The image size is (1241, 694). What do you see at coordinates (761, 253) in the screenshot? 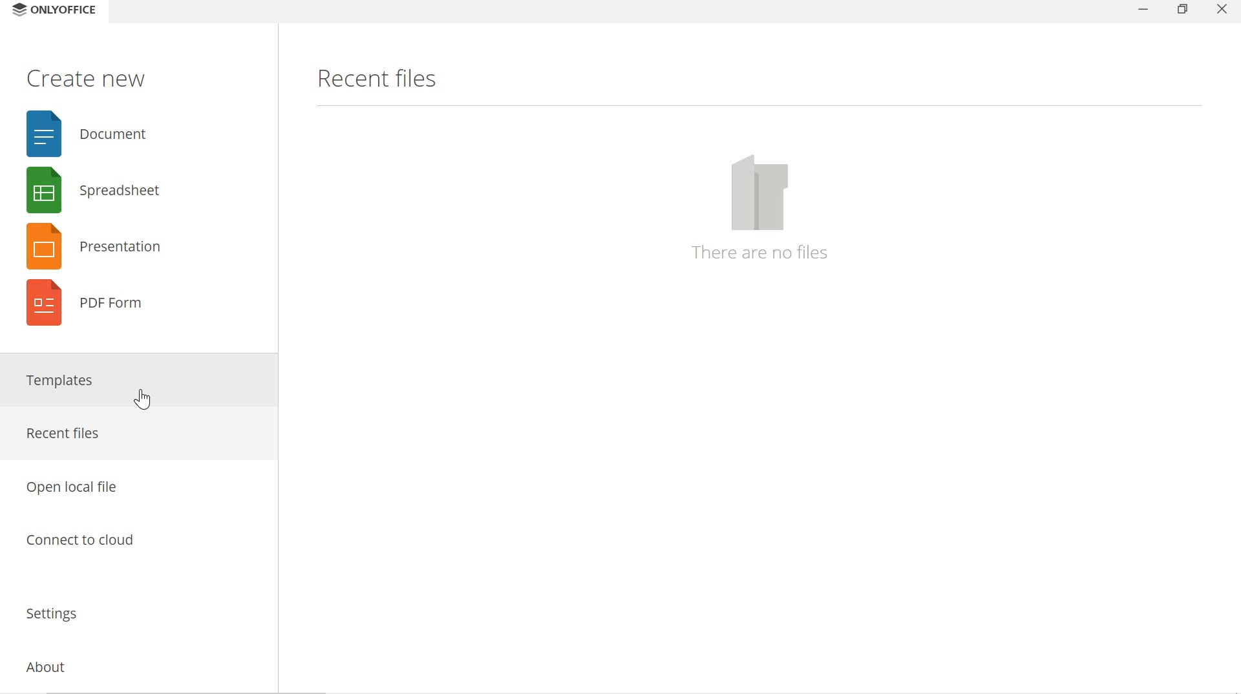
I see `there are no files` at bounding box center [761, 253].